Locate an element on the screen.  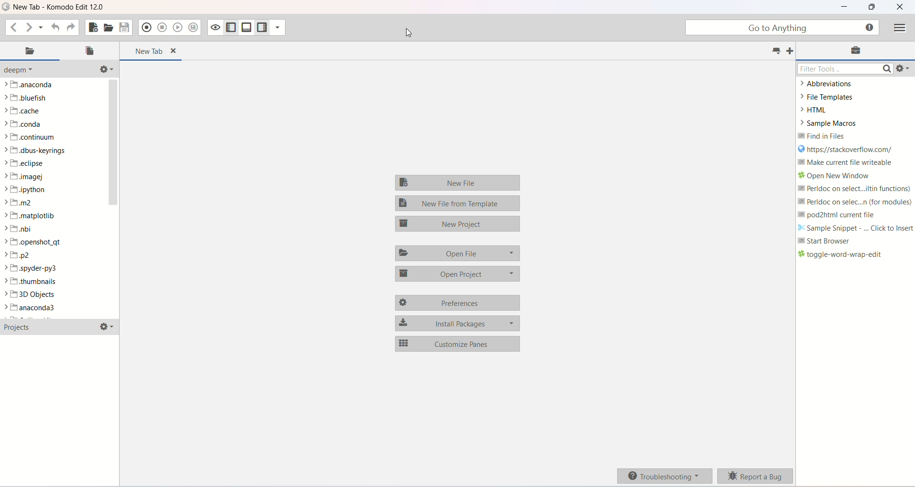
go back one step is located at coordinates (12, 27).